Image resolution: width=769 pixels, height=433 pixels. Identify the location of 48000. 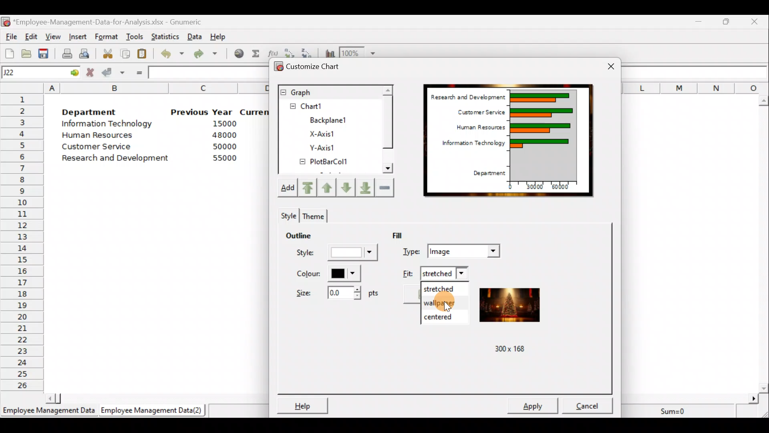
(224, 136).